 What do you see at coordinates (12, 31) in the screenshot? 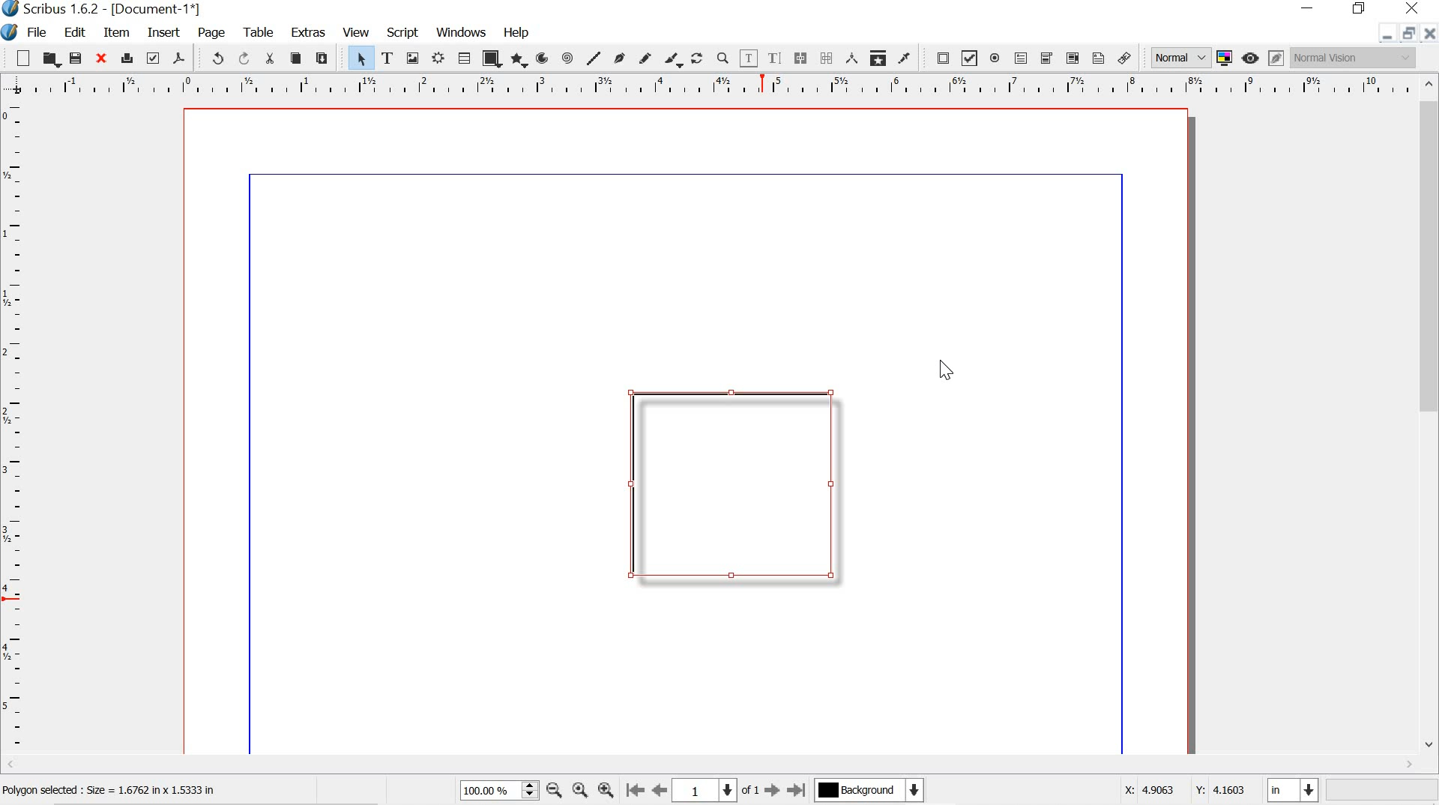
I see `SYSTEM LOGO` at bounding box center [12, 31].